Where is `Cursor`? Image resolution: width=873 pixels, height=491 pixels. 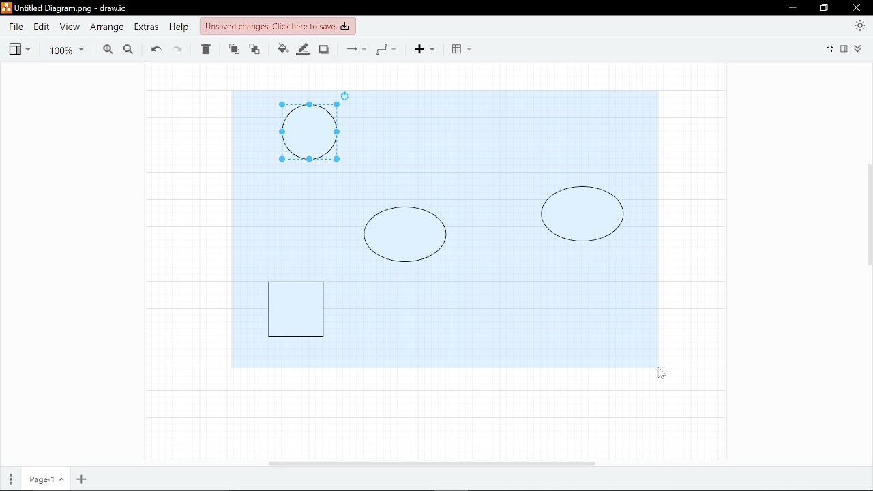 Cursor is located at coordinates (661, 374).